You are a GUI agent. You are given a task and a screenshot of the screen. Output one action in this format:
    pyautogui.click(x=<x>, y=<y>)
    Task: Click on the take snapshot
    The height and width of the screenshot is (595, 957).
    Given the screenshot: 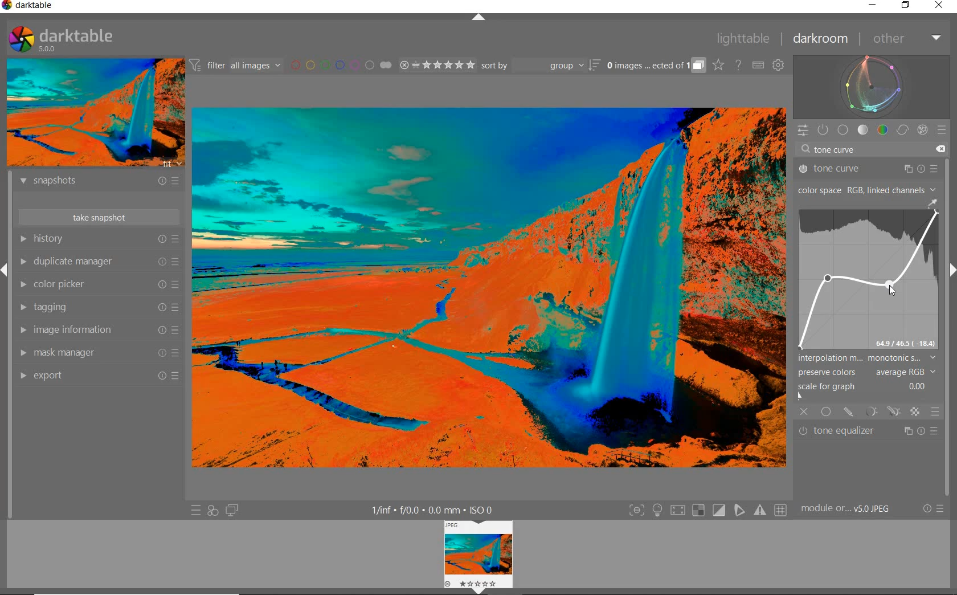 What is the action you would take?
    pyautogui.click(x=99, y=216)
    